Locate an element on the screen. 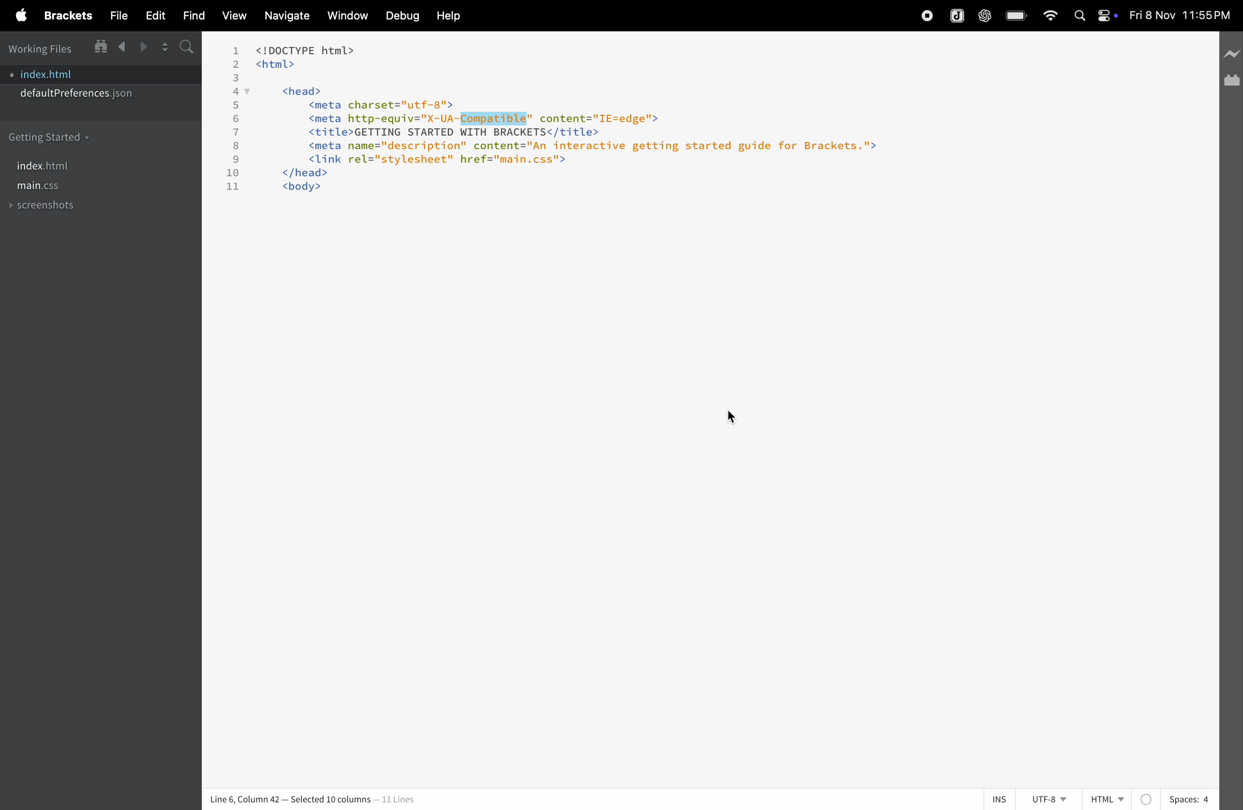 This screenshot has width=1243, height=810. edit is located at coordinates (154, 16).